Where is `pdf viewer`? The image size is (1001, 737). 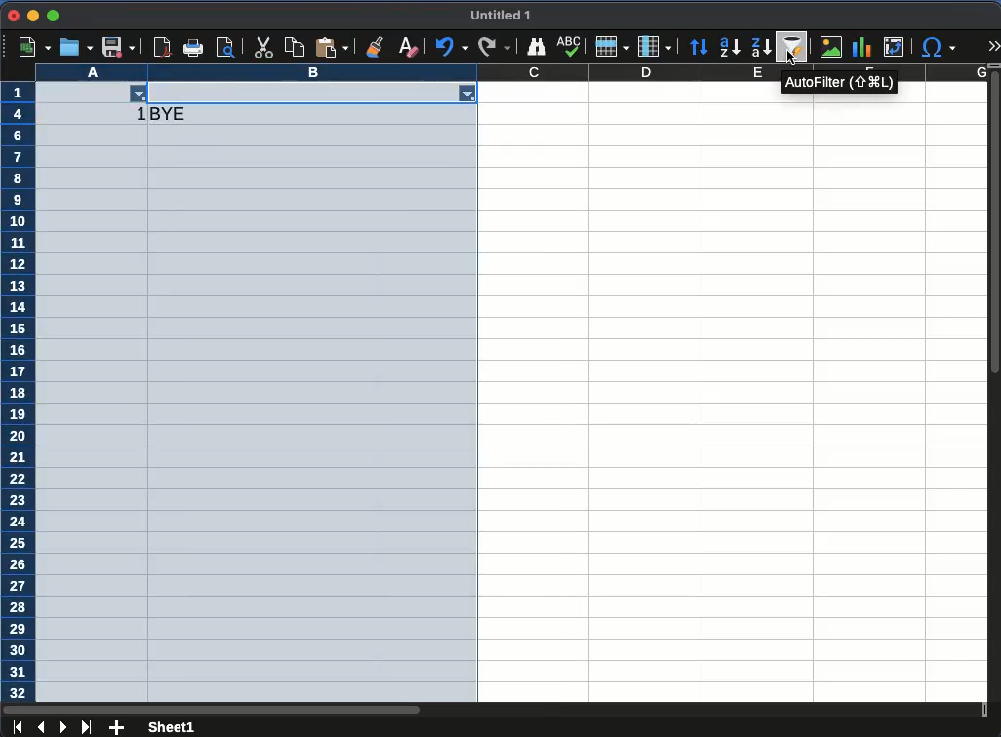 pdf viewer is located at coordinates (229, 48).